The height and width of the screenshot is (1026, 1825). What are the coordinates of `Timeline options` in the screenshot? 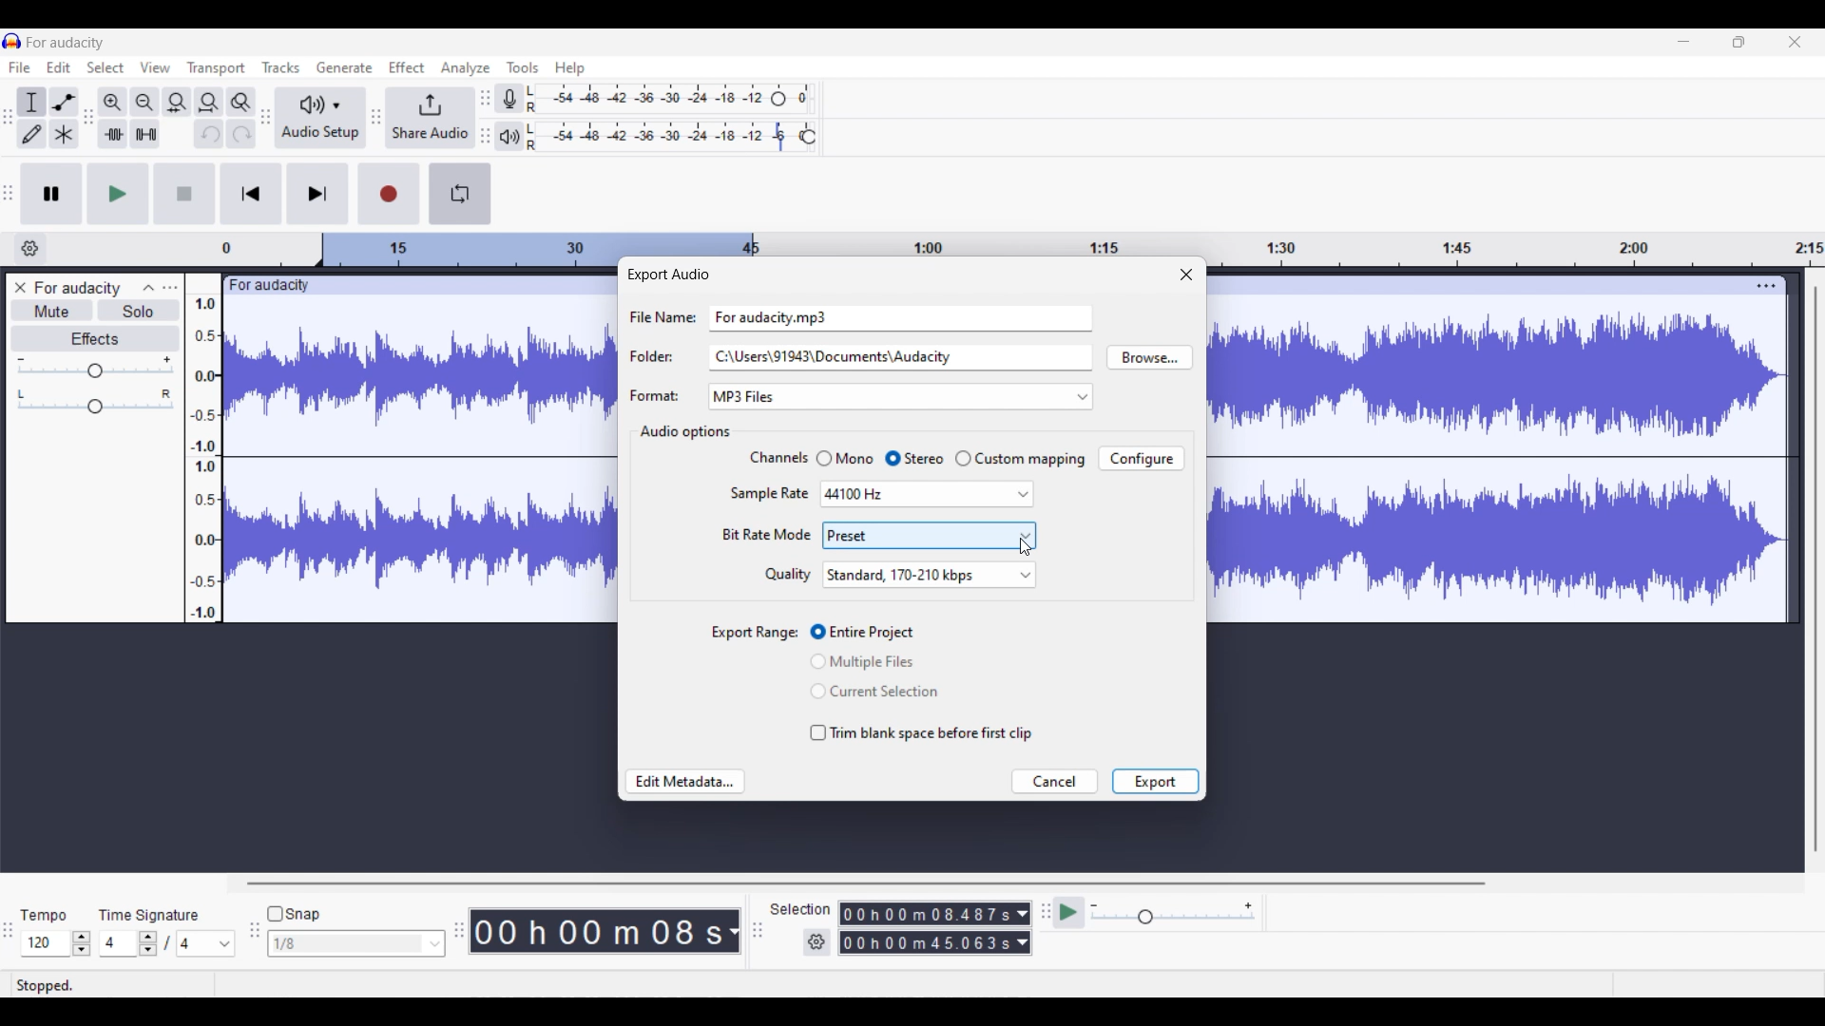 It's located at (30, 249).